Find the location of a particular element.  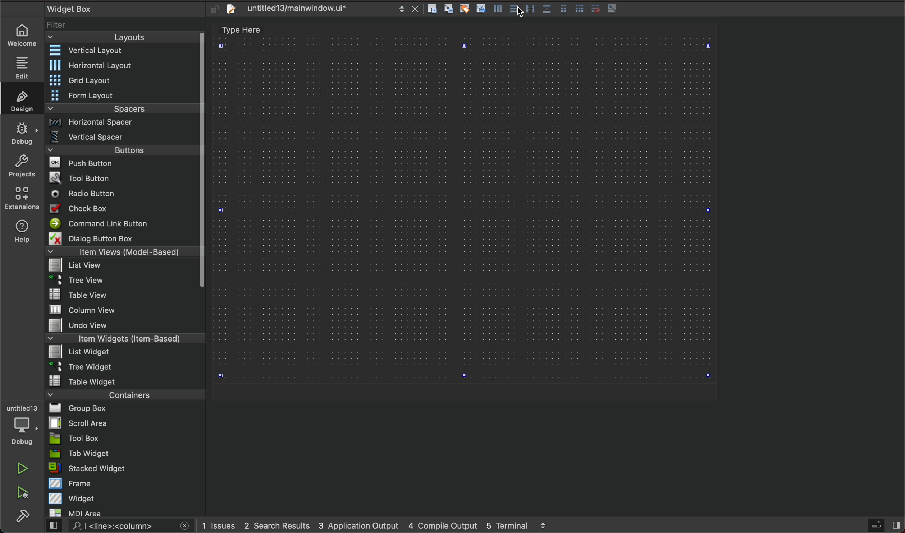

file tab is located at coordinates (319, 10).